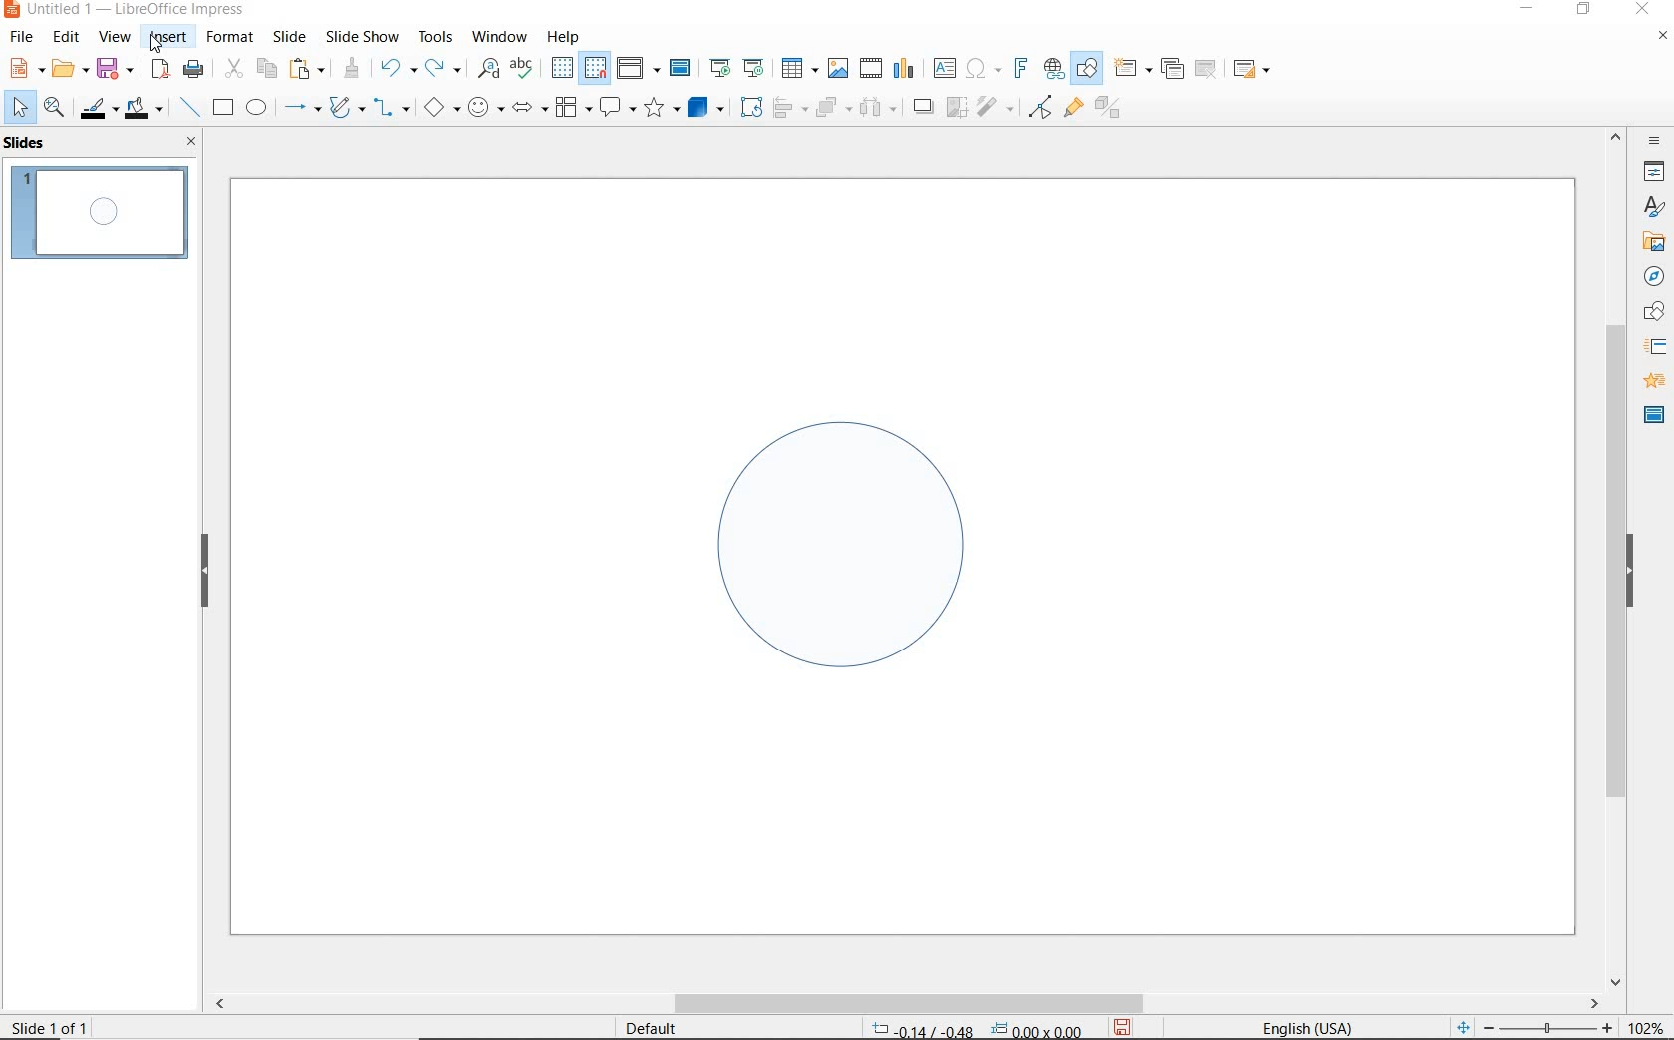  Describe the element at coordinates (837, 68) in the screenshot. I see `insert image` at that location.